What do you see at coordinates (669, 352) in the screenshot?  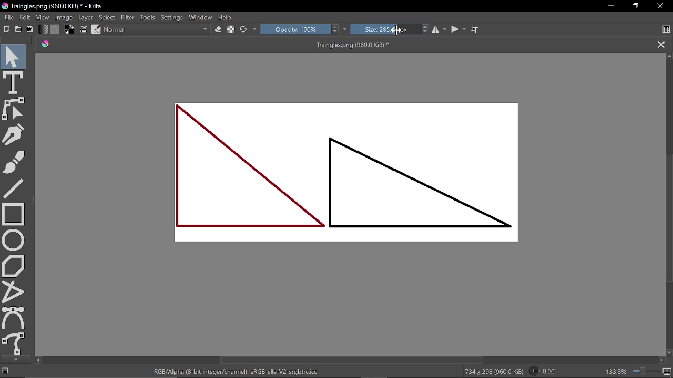 I see `Move down` at bounding box center [669, 352].